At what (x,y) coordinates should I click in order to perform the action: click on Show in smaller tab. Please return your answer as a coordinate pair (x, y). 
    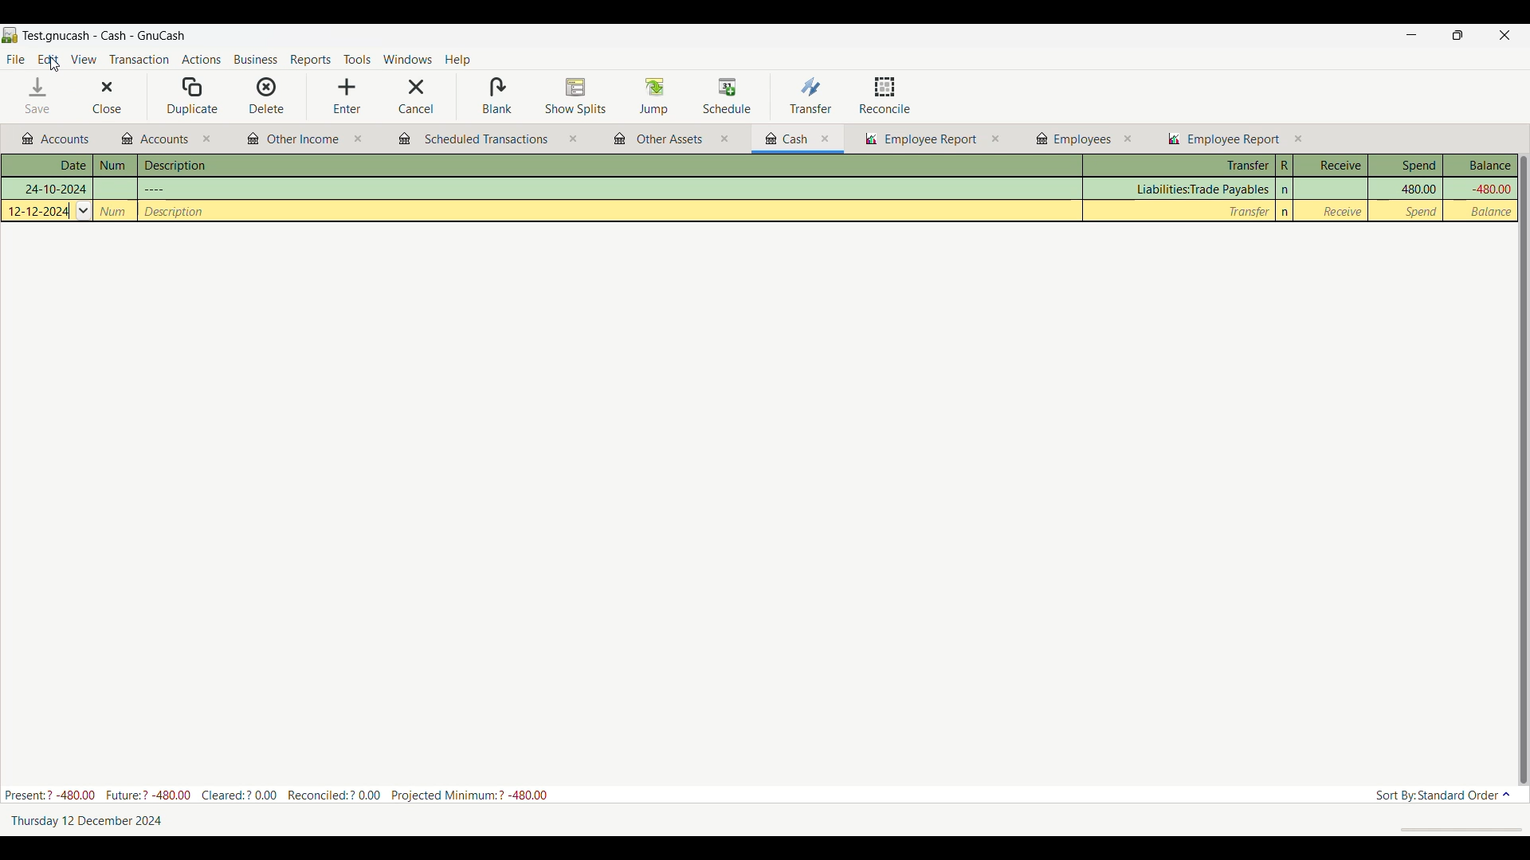
    Looking at the image, I should click on (1457, 35).